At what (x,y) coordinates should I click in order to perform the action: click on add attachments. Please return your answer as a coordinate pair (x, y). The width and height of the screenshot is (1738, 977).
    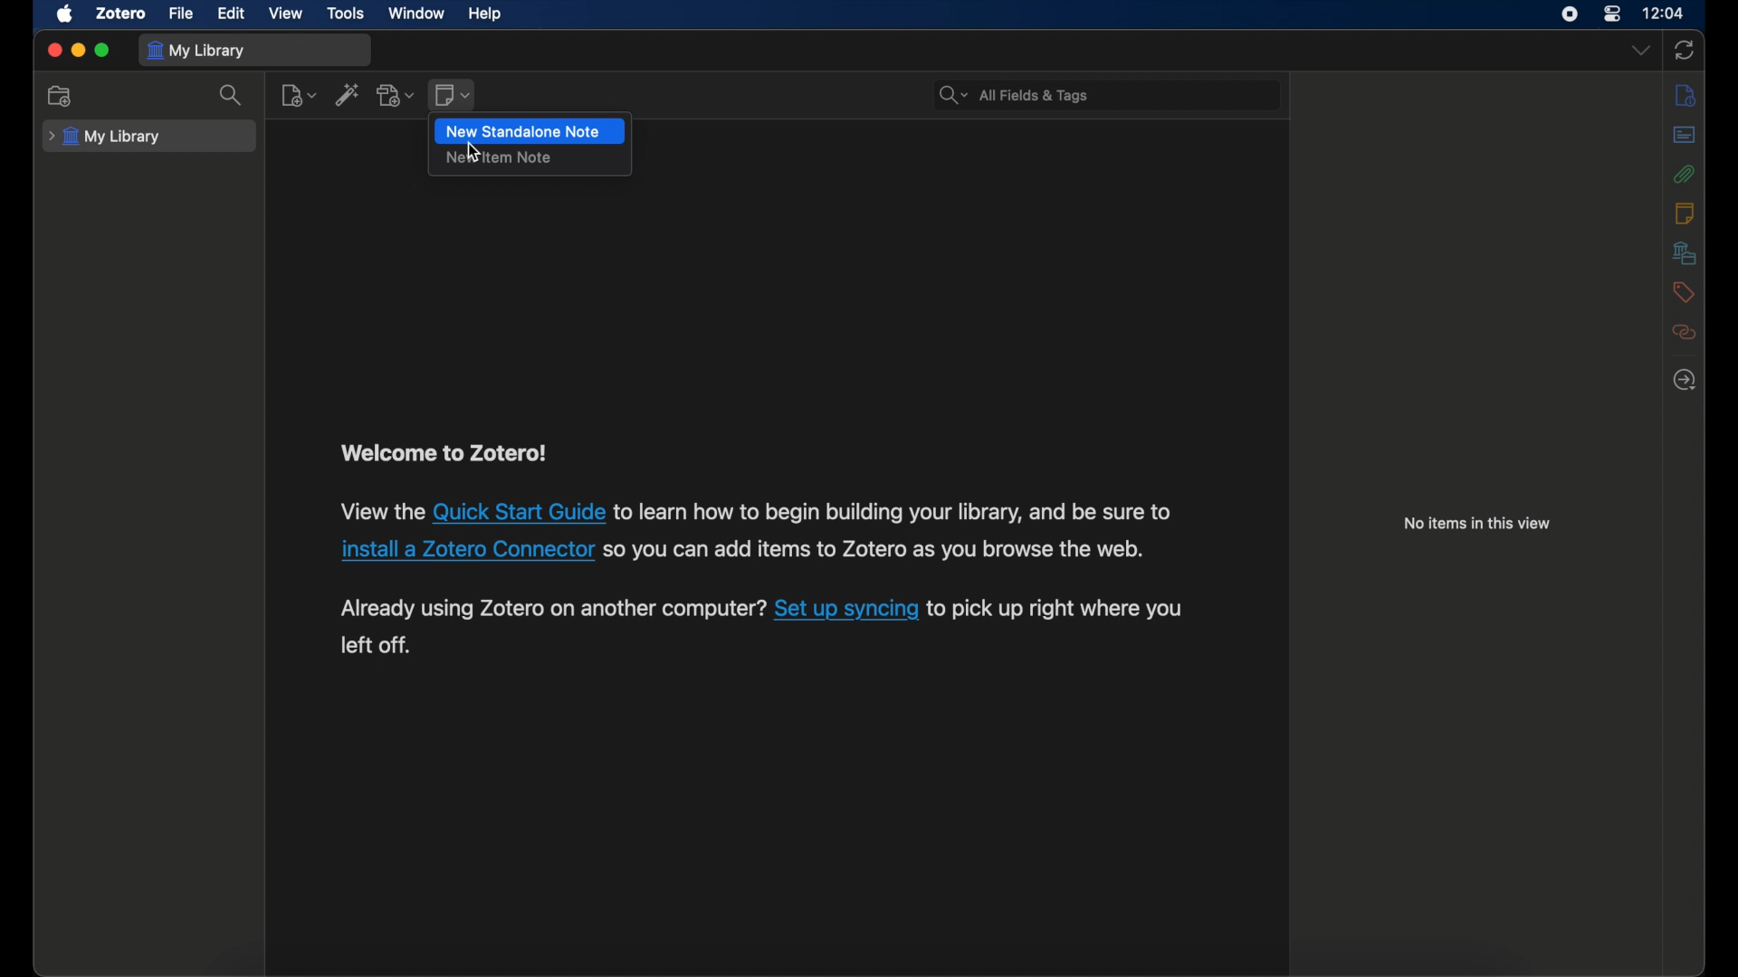
    Looking at the image, I should click on (397, 96).